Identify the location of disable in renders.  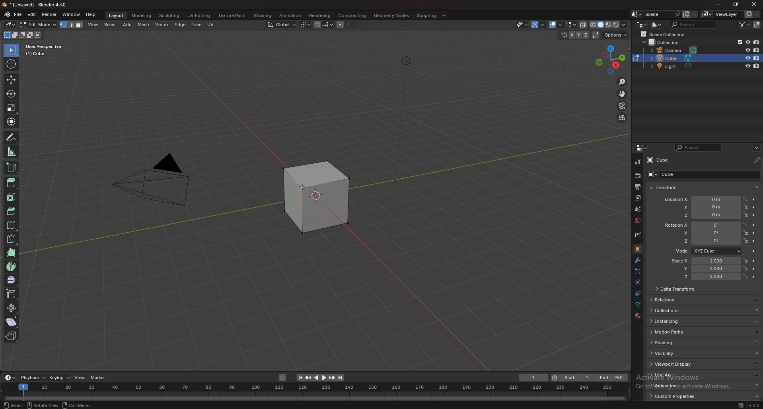
(757, 58).